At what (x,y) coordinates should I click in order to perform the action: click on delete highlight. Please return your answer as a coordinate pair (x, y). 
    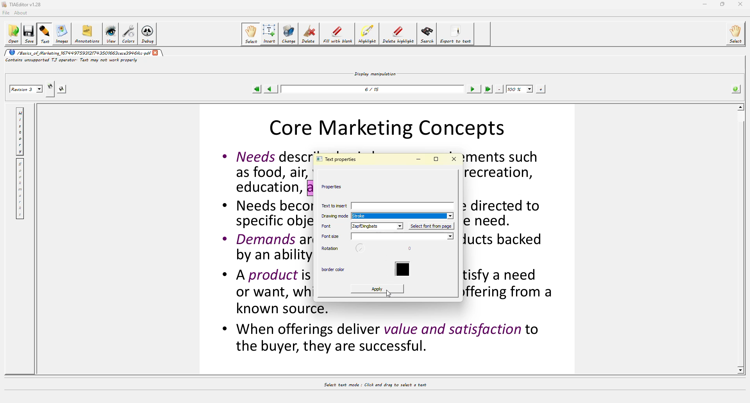
    Looking at the image, I should click on (397, 33).